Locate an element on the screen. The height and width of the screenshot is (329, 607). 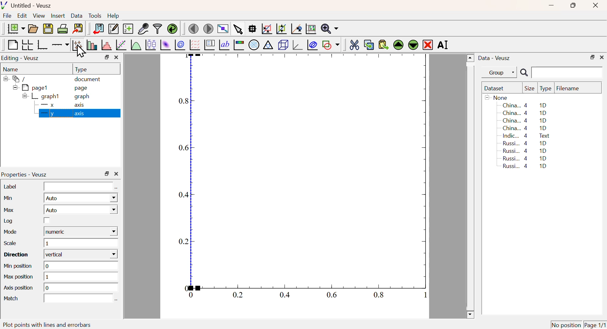
None is located at coordinates (497, 97).